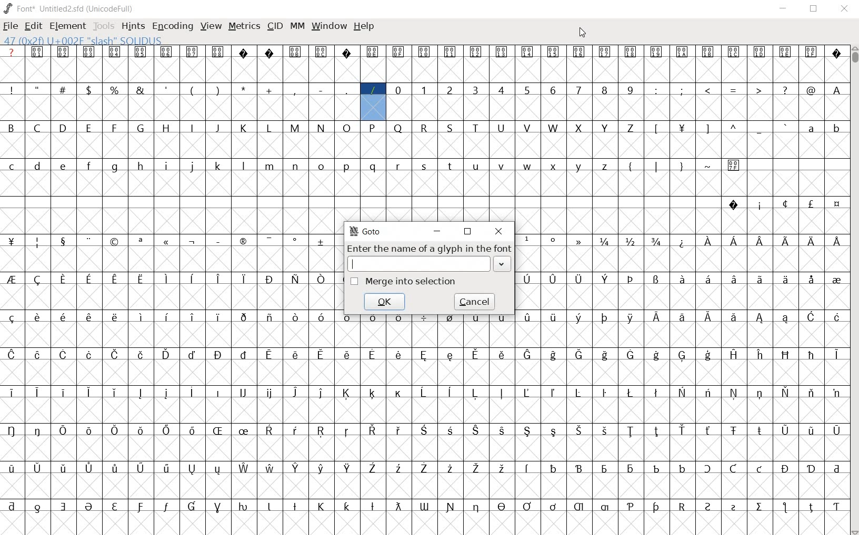 Image resolution: width=859 pixels, height=535 pixels. Describe the element at coordinates (812, 393) in the screenshot. I see `glyph` at that location.